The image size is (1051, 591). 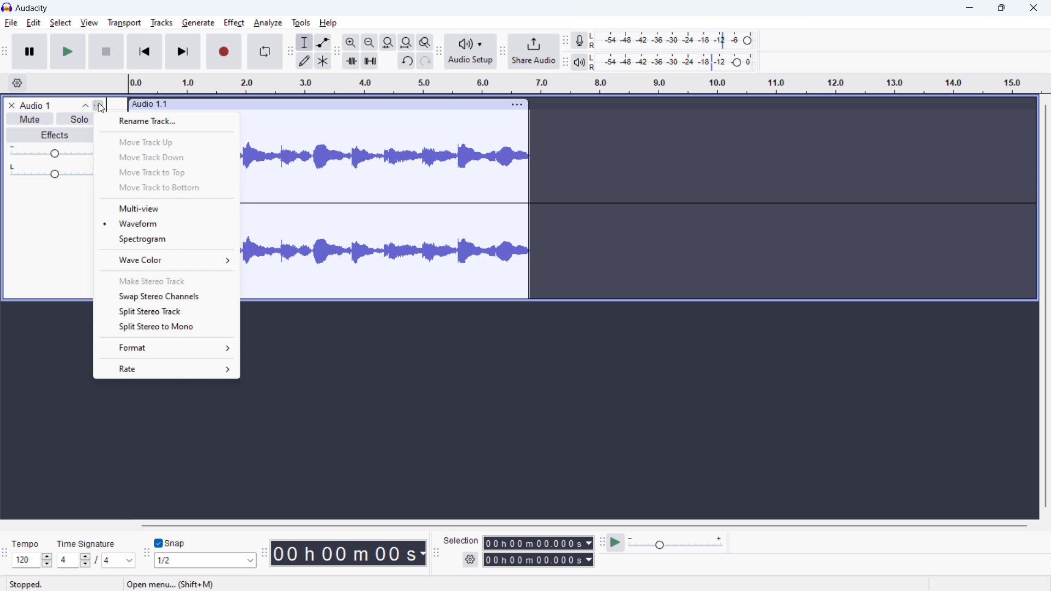 What do you see at coordinates (370, 61) in the screenshot?
I see `silence audio selection` at bounding box center [370, 61].